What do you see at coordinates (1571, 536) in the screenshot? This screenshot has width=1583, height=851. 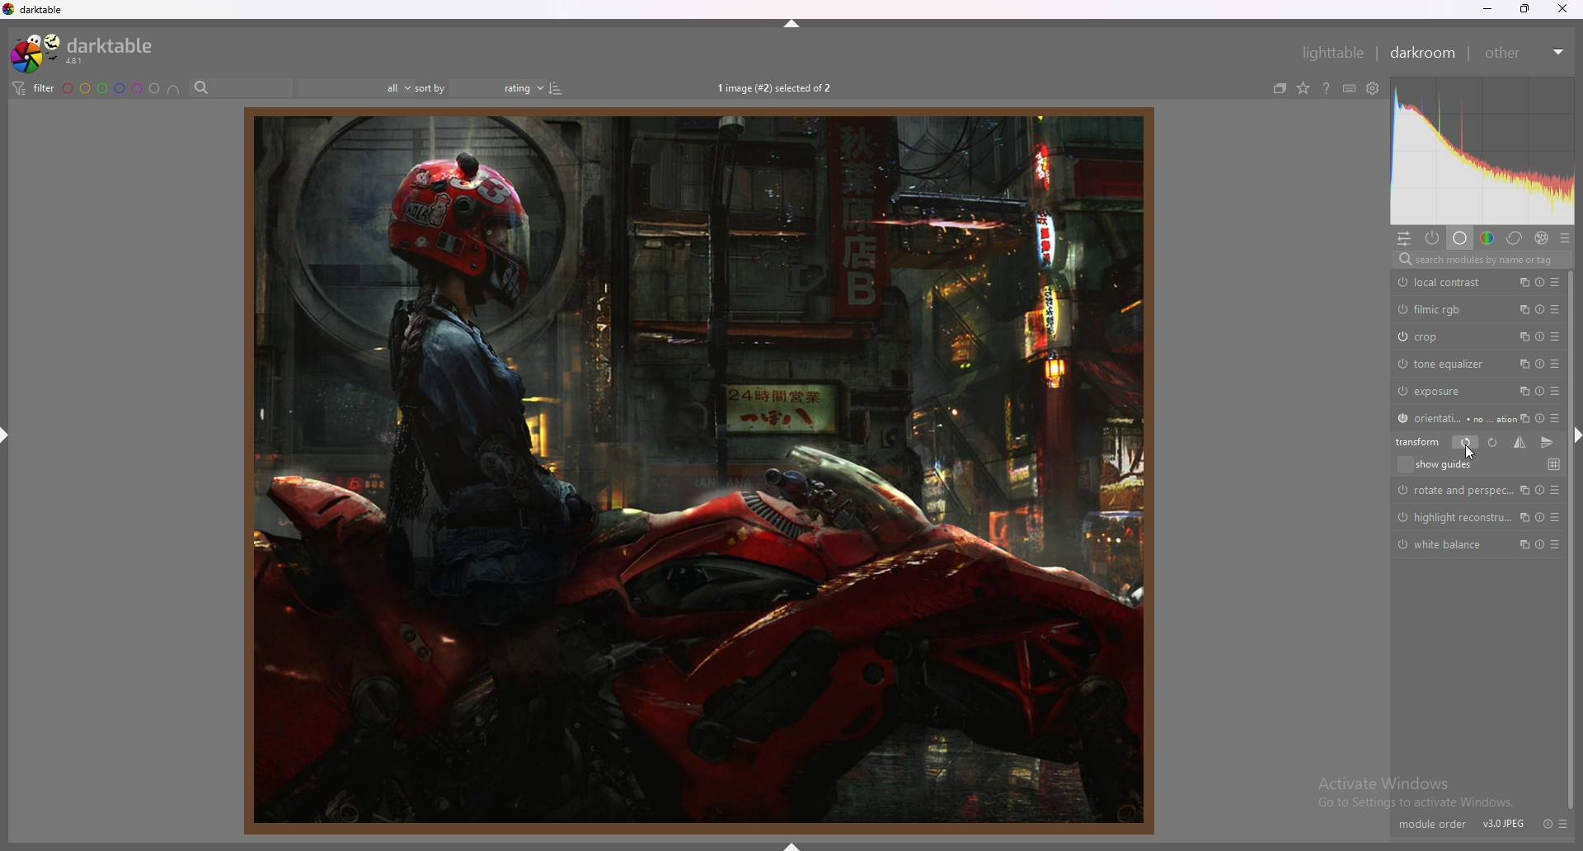 I see `scroll bar` at bounding box center [1571, 536].